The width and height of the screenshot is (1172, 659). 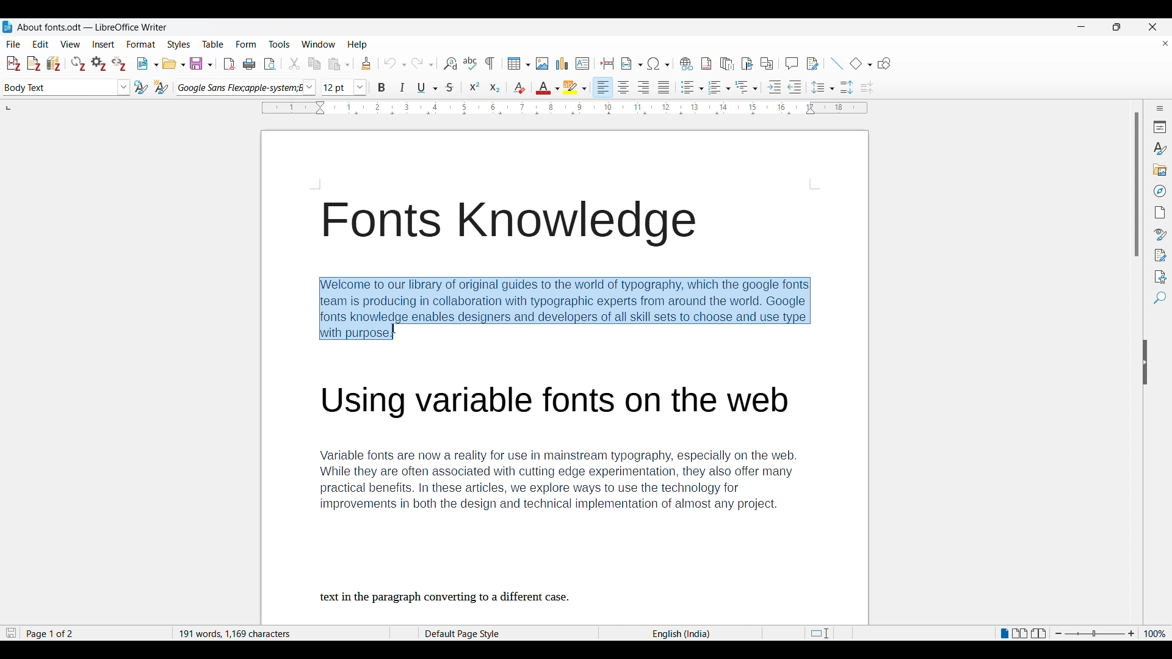 I want to click on Toggle ordered list, so click(x=720, y=87).